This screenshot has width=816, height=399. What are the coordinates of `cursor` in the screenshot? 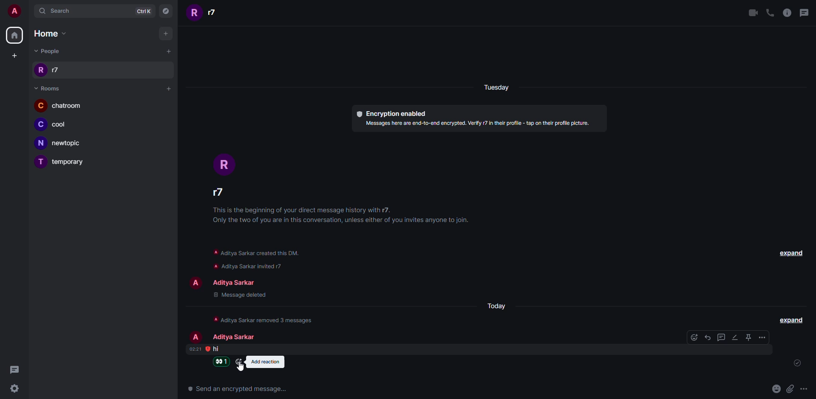 It's located at (240, 368).